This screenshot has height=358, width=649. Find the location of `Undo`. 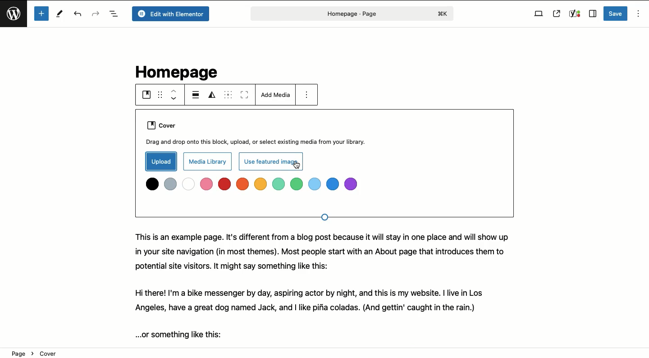

Undo is located at coordinates (79, 14).